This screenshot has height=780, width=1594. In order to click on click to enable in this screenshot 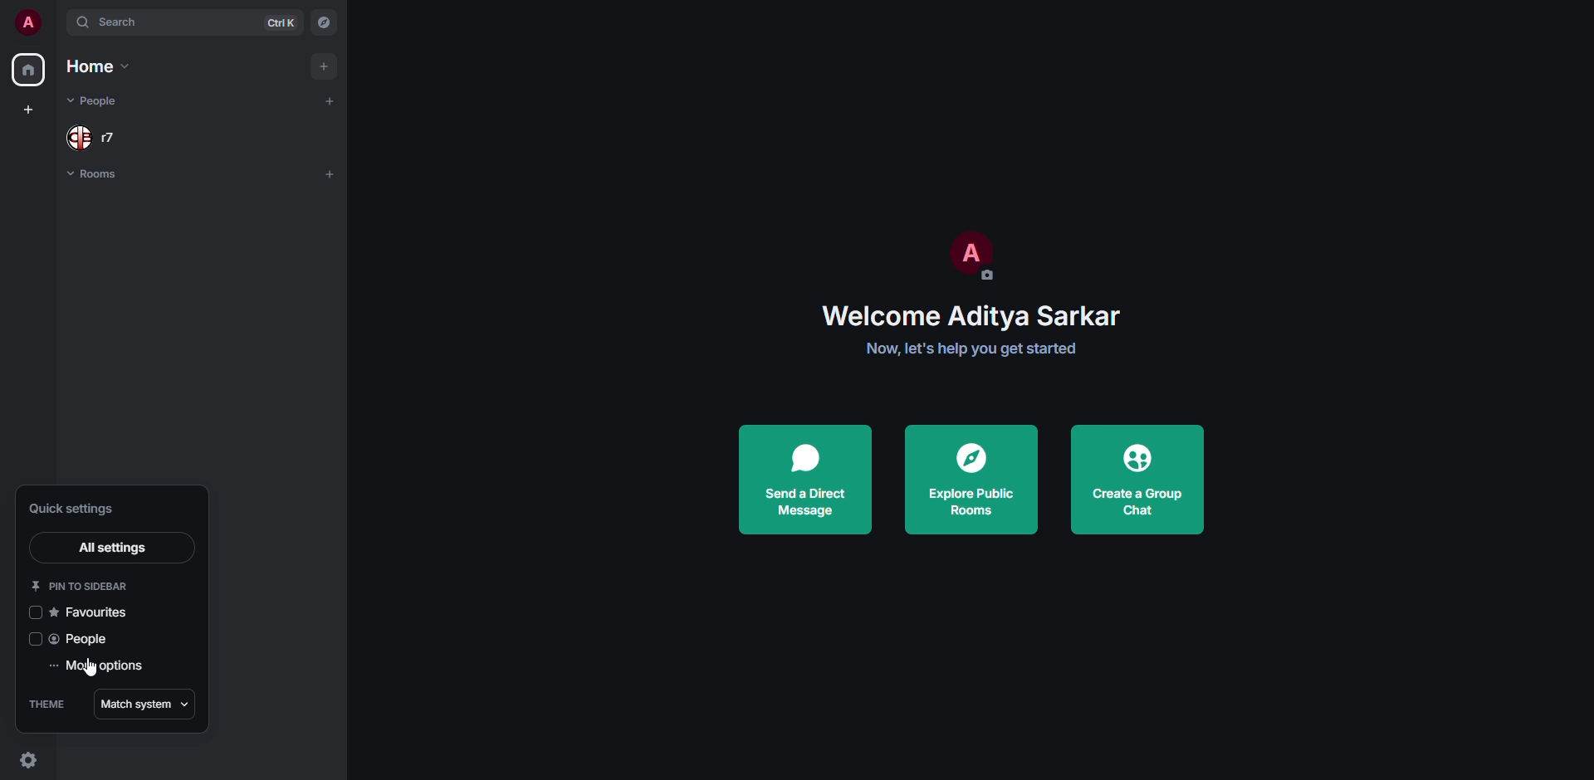, I will do `click(37, 640)`.